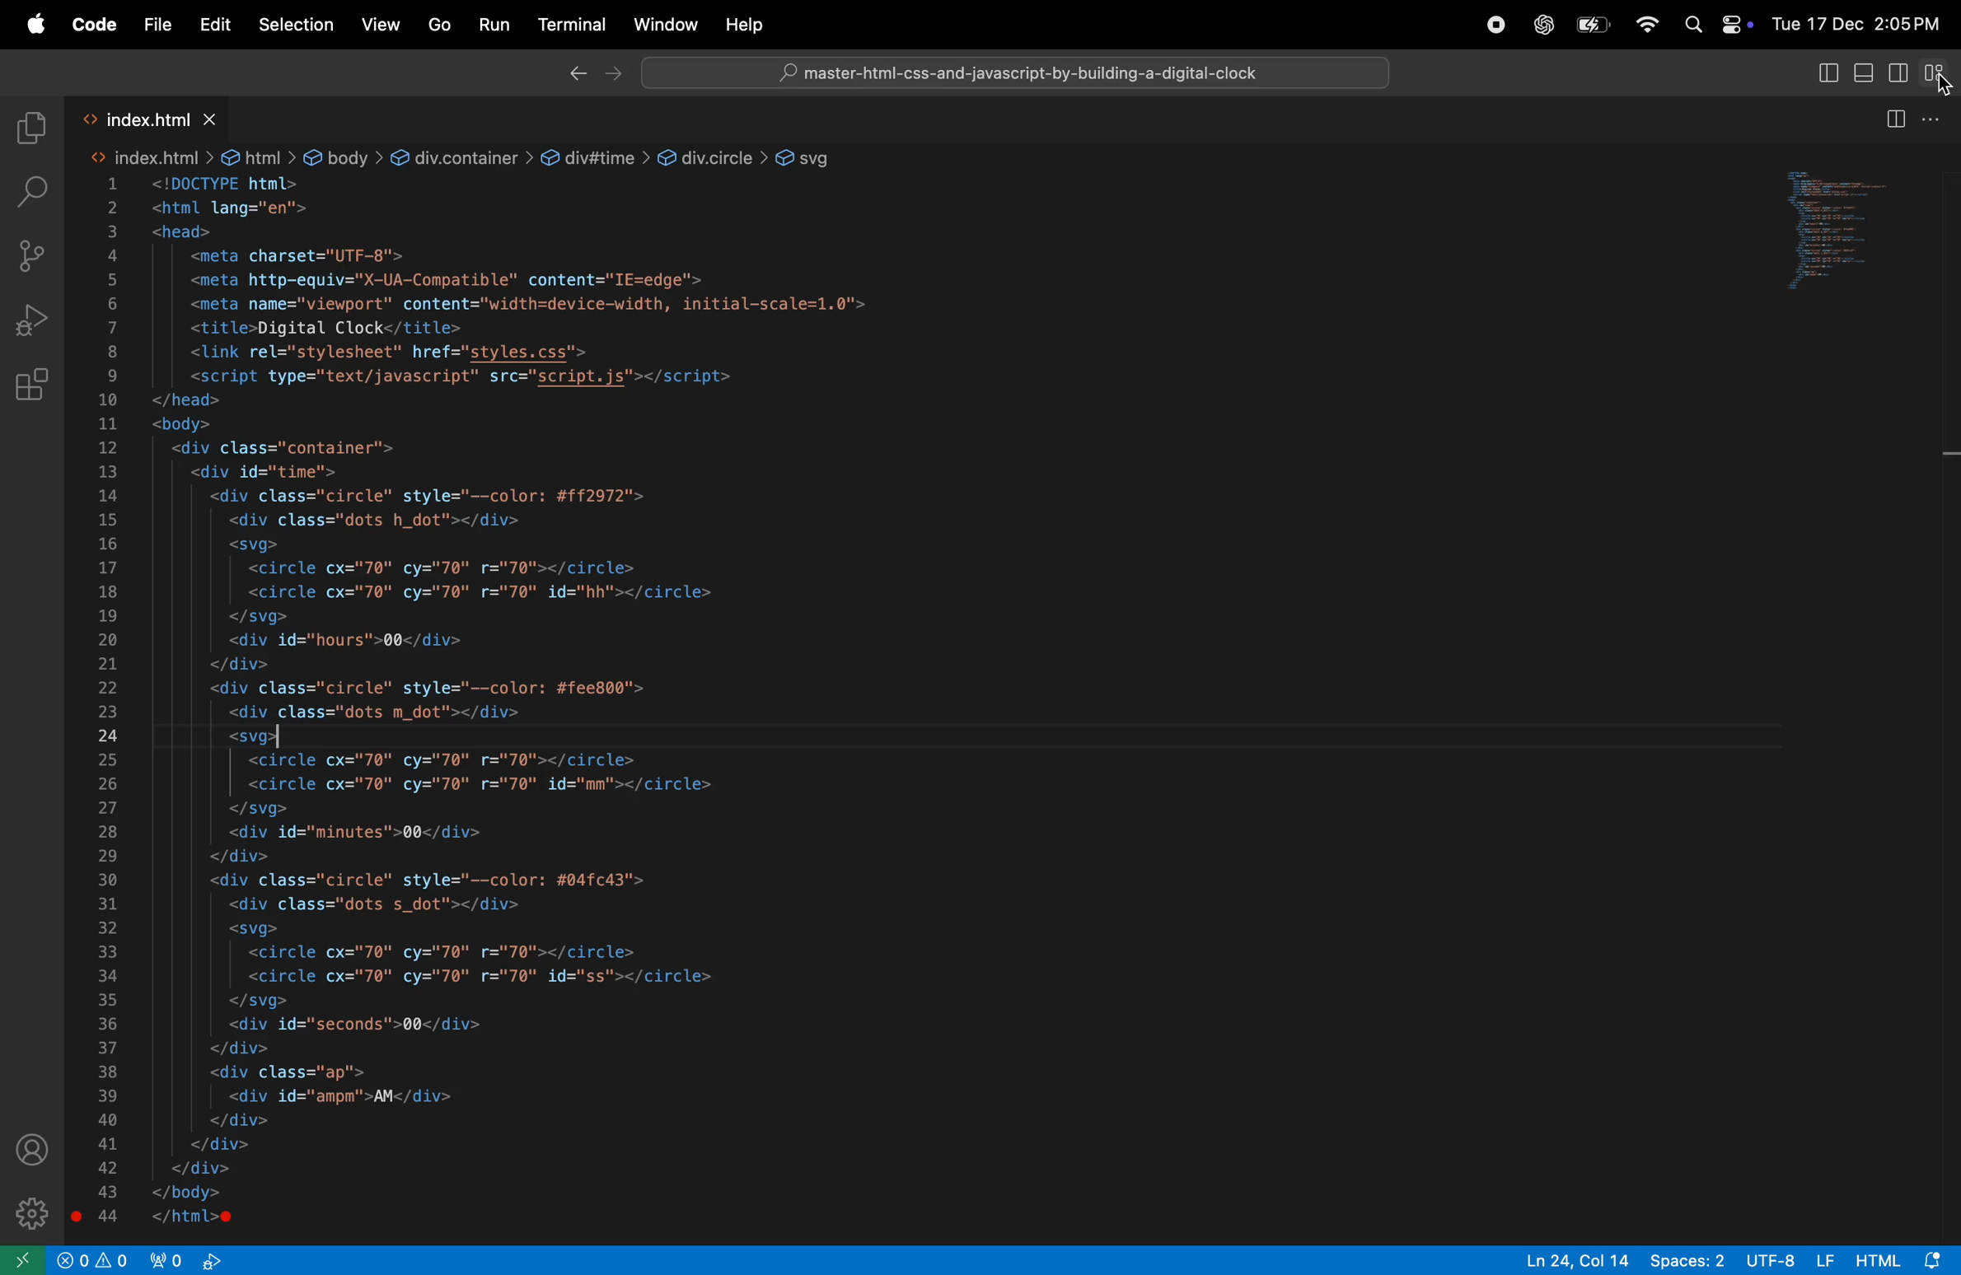  What do you see at coordinates (295, 26) in the screenshot?
I see `selection` at bounding box center [295, 26].